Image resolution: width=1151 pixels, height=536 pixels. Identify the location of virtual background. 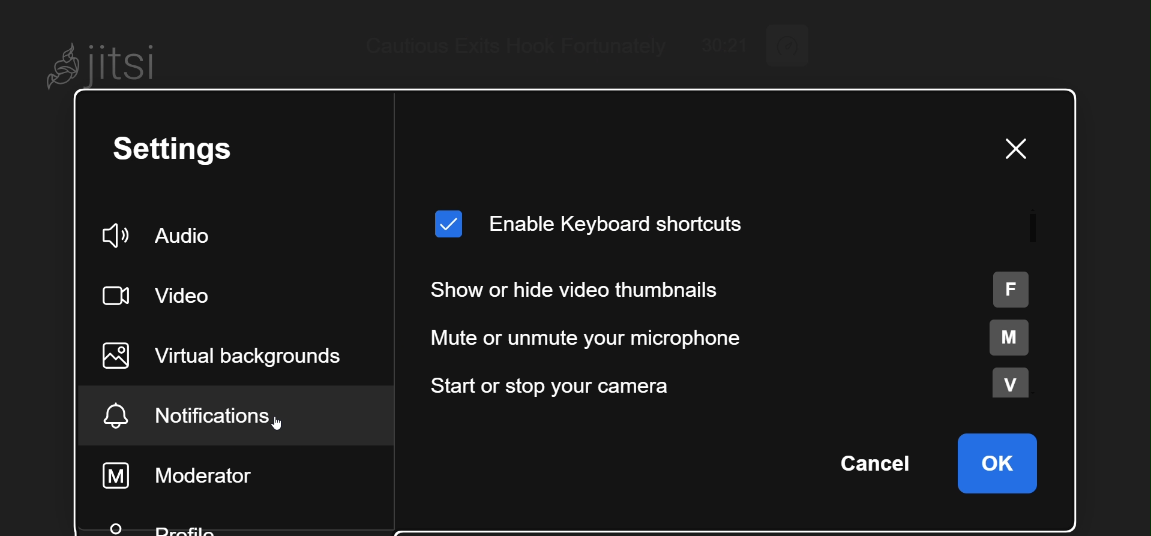
(236, 354).